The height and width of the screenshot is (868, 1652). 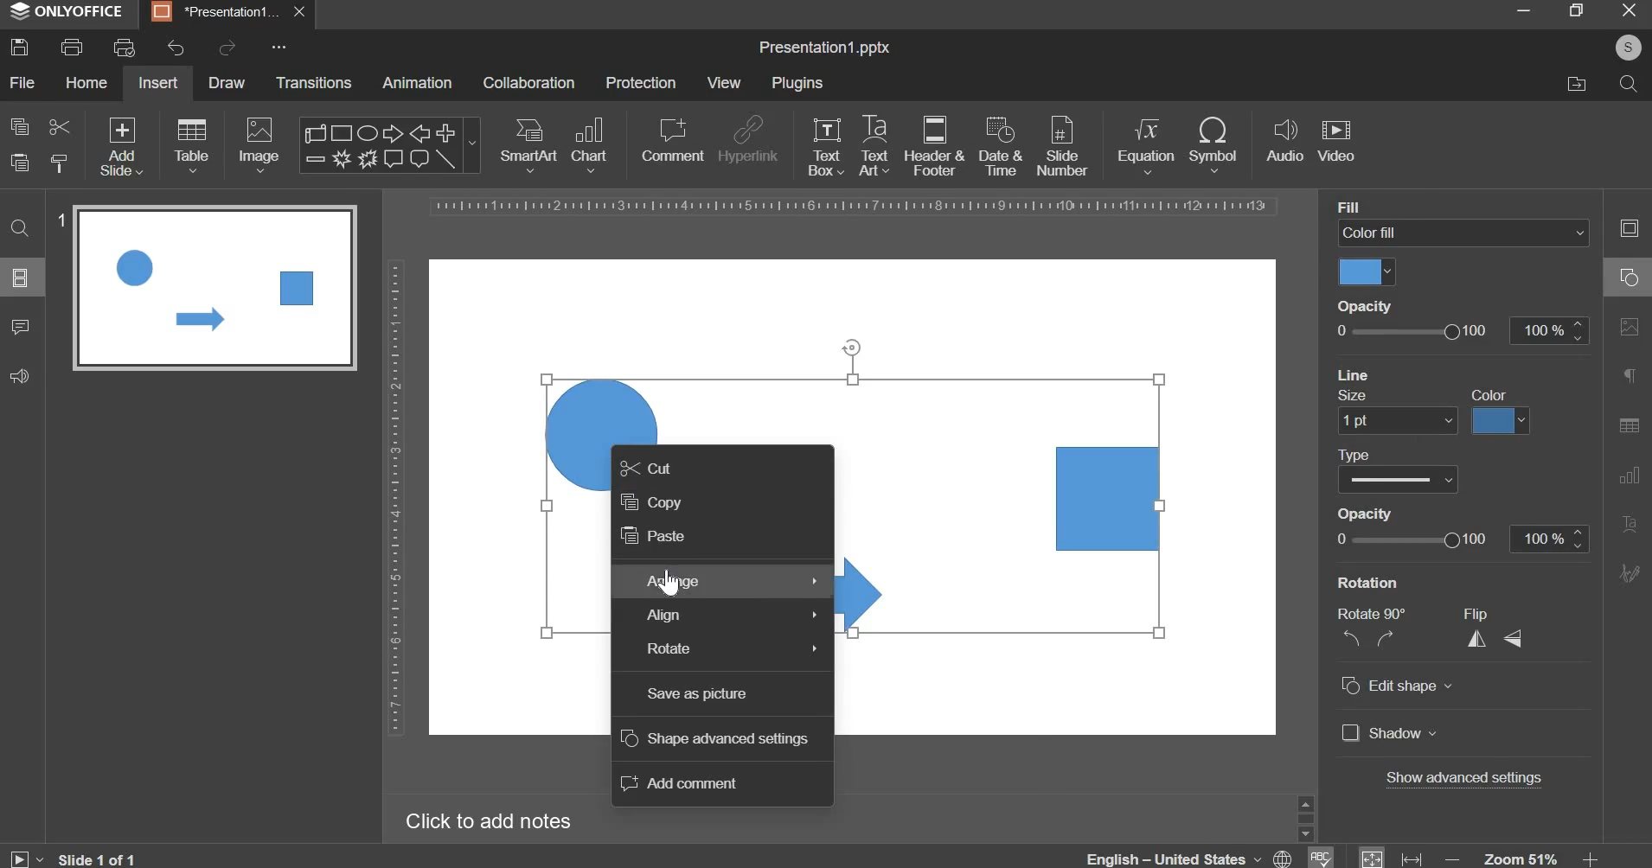 What do you see at coordinates (874, 145) in the screenshot?
I see `text art` at bounding box center [874, 145].